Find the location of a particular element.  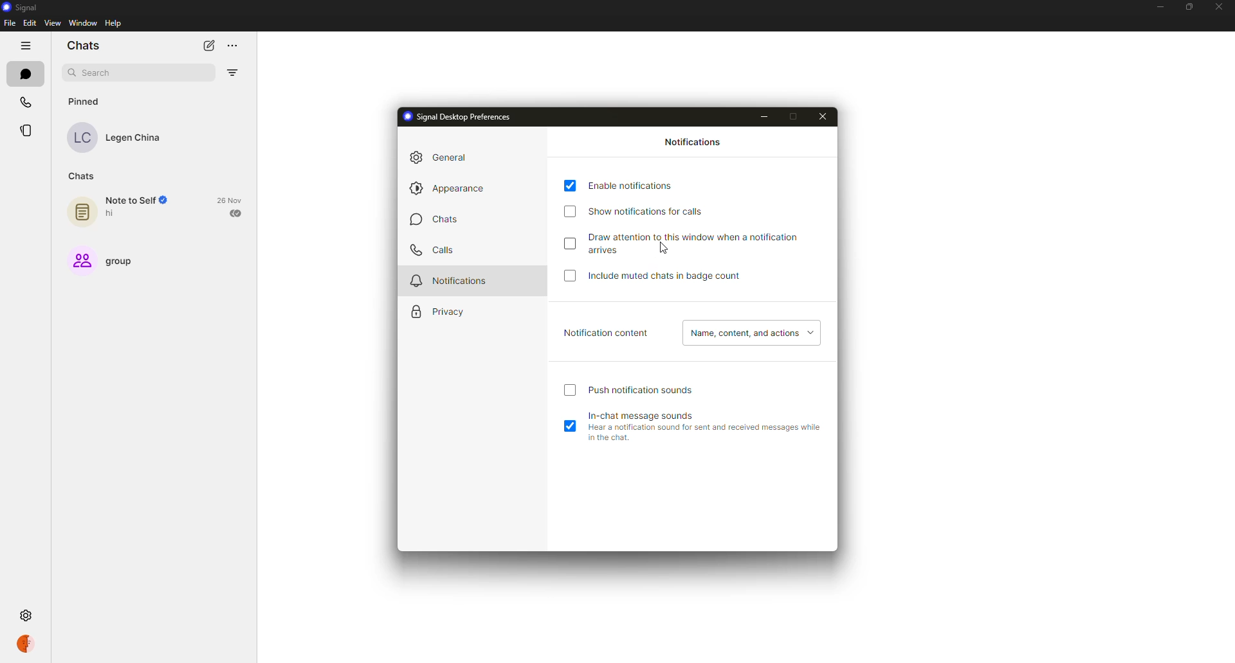

maximize is located at coordinates (1187, 7).